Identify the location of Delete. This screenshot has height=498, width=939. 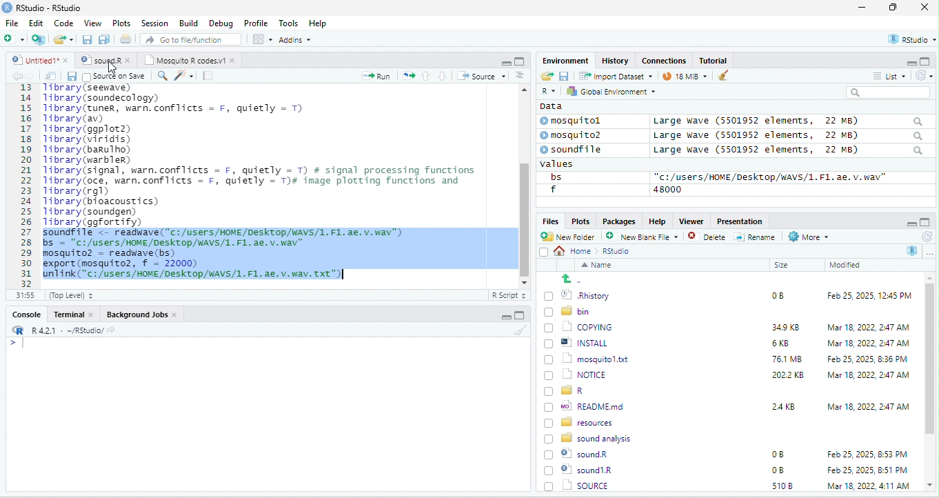
(709, 237).